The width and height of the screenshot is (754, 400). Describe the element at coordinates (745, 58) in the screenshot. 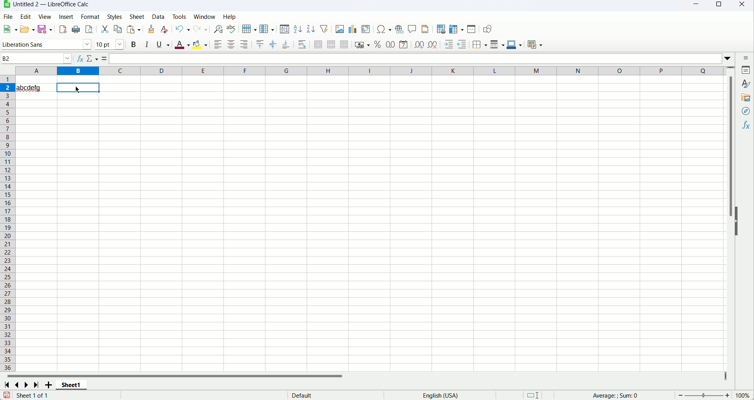

I see `sidebar settings` at that location.